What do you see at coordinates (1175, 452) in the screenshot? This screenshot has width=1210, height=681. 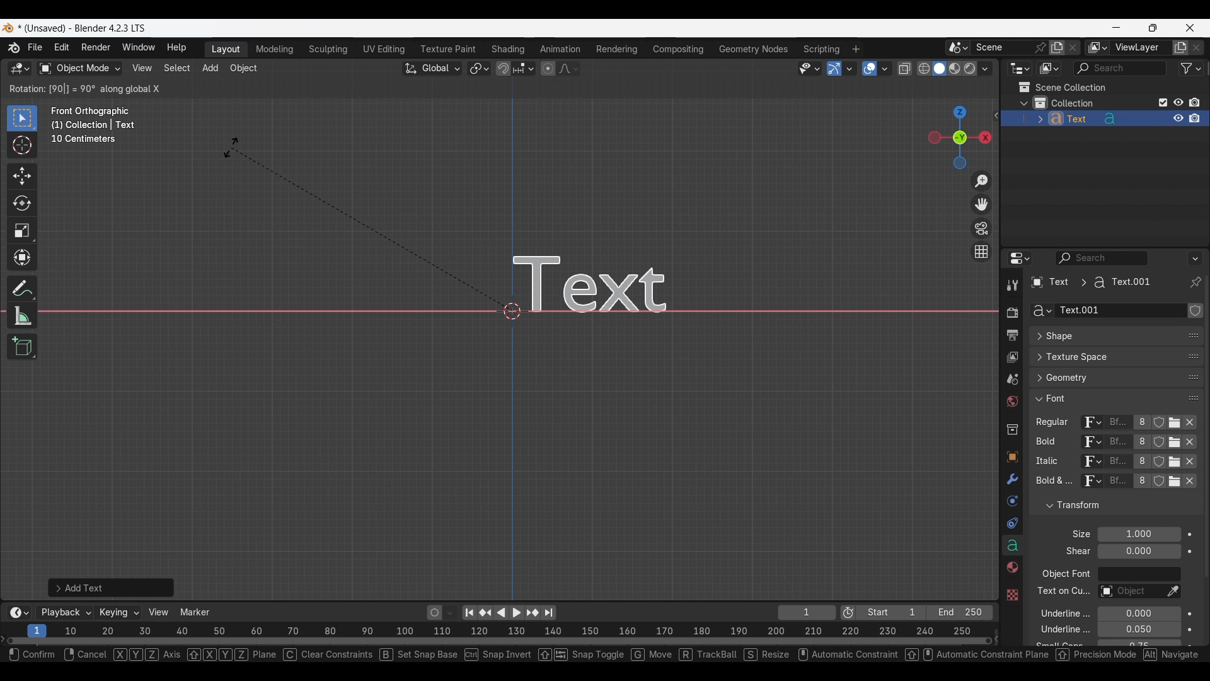 I see `Open Font for respective attribute` at bounding box center [1175, 452].